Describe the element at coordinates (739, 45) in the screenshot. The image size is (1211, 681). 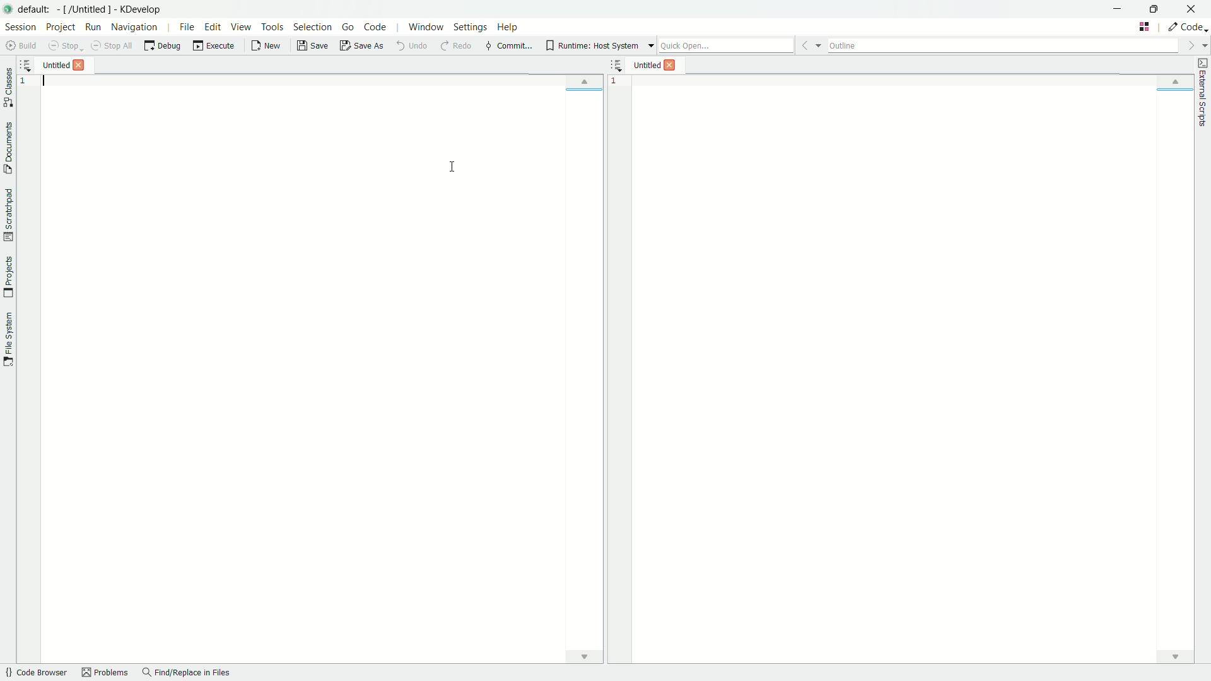
I see `quick open` at that location.